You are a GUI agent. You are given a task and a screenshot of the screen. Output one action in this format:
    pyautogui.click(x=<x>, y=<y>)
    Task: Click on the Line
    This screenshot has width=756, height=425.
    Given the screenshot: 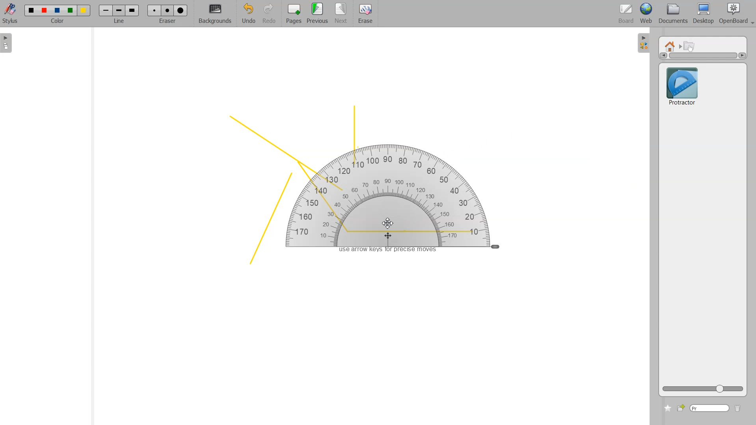 What is the action you would take?
    pyautogui.click(x=119, y=10)
    